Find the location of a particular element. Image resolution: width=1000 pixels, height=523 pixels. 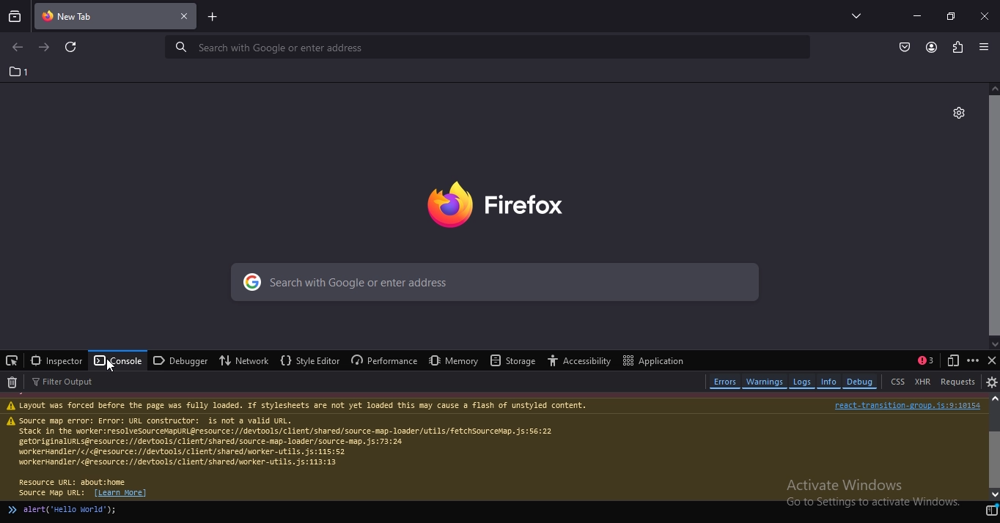

close is located at coordinates (985, 15).